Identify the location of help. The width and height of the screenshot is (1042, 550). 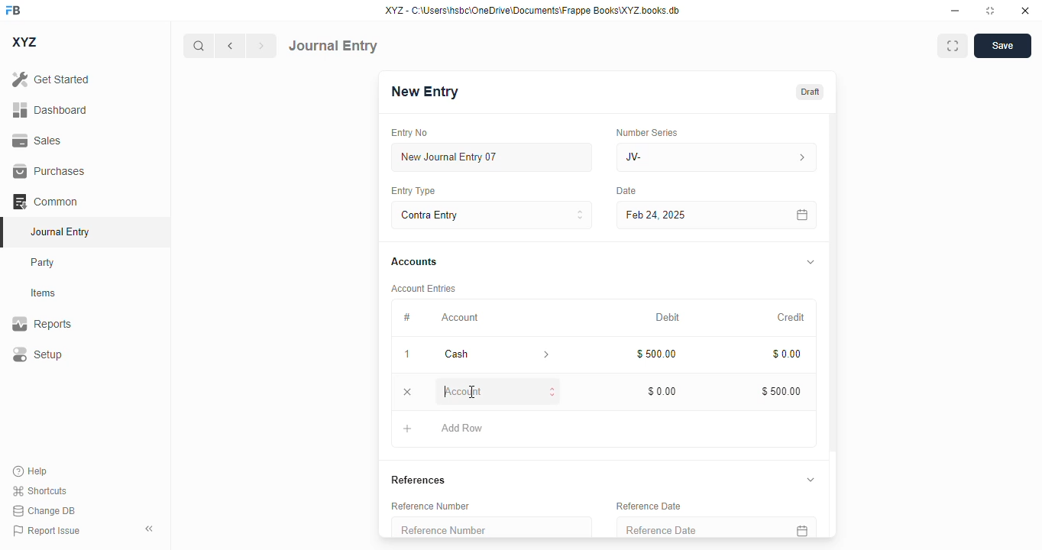
(31, 471).